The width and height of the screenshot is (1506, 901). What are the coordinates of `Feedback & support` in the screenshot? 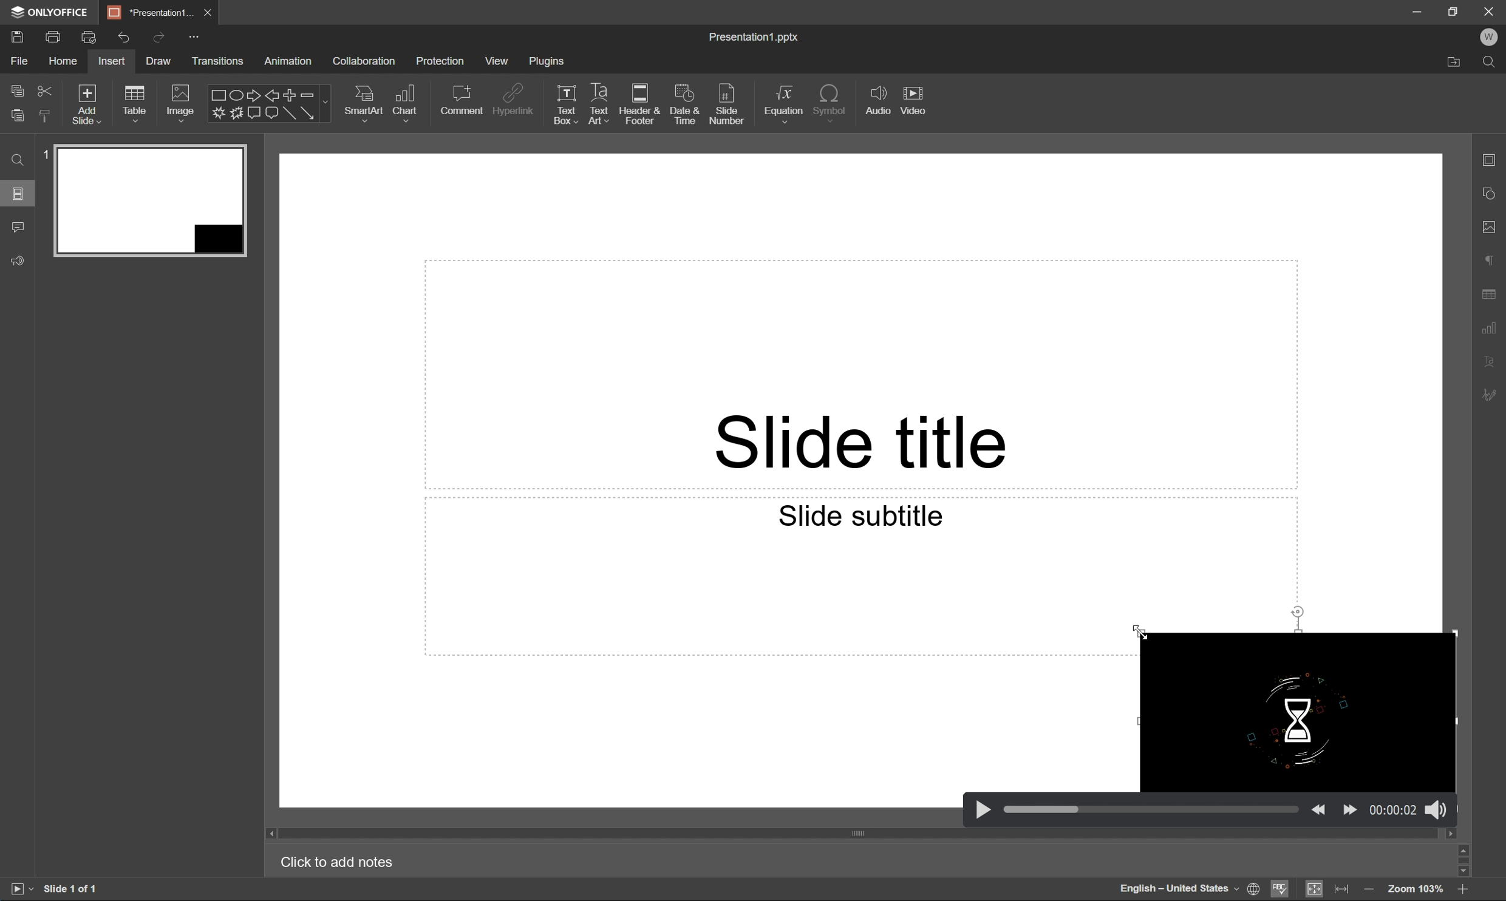 It's located at (20, 259).